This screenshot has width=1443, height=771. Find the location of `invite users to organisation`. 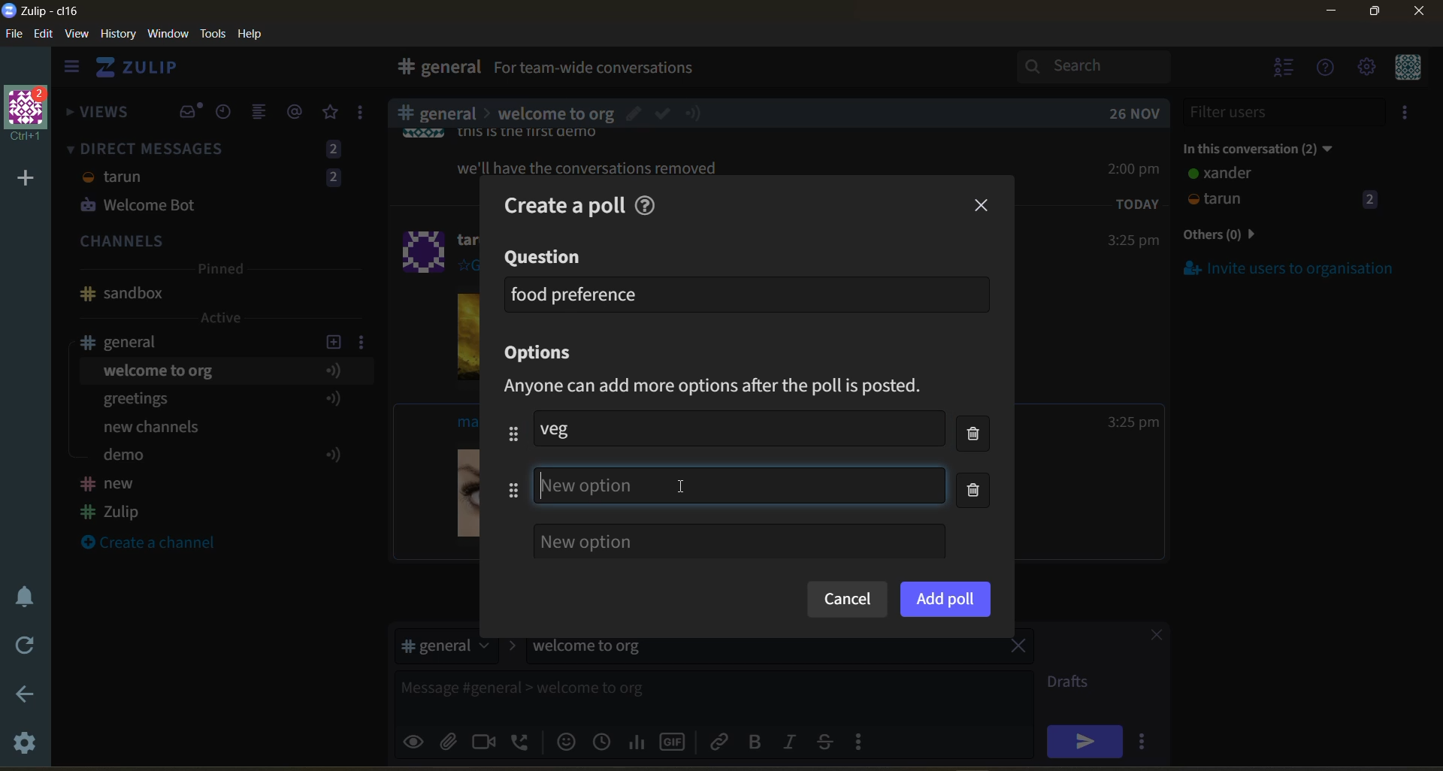

invite users to organisation is located at coordinates (1290, 268).